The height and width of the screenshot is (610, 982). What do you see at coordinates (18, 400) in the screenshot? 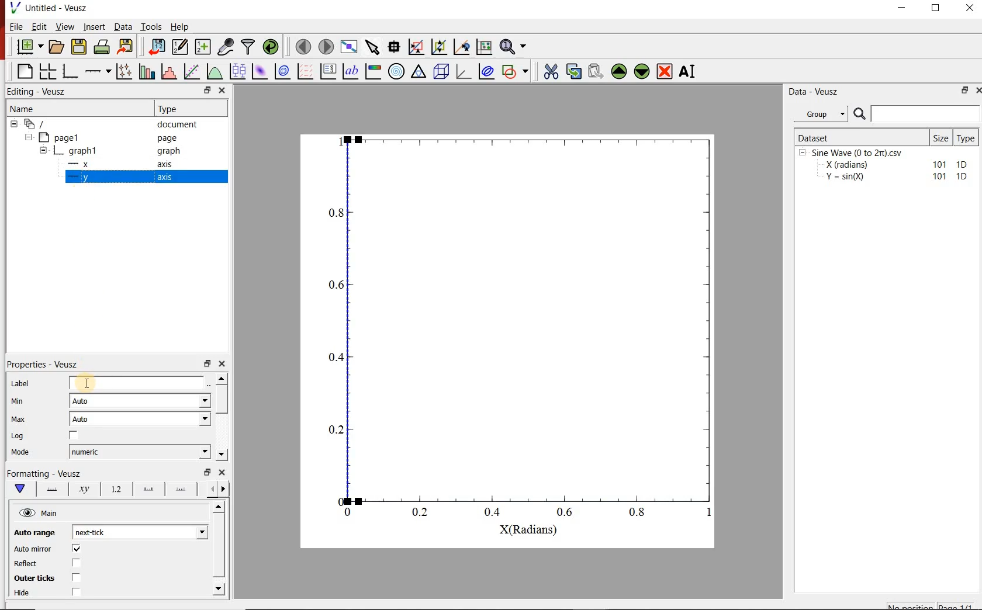
I see `Min` at bounding box center [18, 400].